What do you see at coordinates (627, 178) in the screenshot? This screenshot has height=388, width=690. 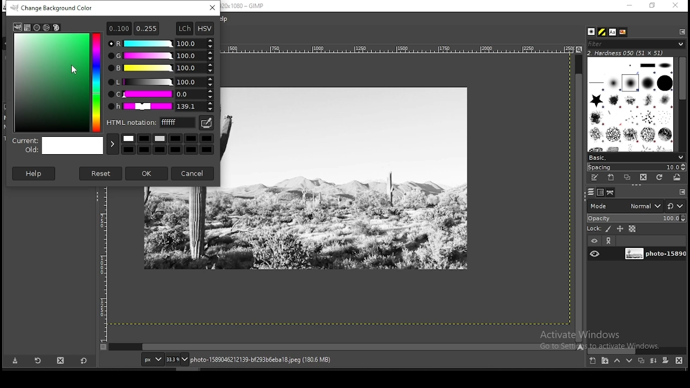 I see `duplicate brush` at bounding box center [627, 178].